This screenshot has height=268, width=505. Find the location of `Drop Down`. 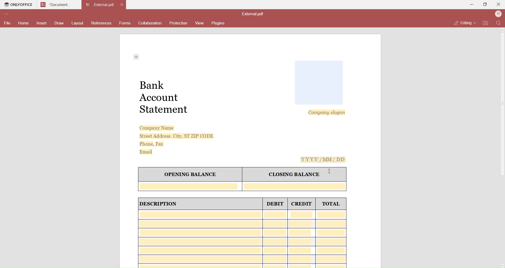

Drop Down is located at coordinates (476, 22).